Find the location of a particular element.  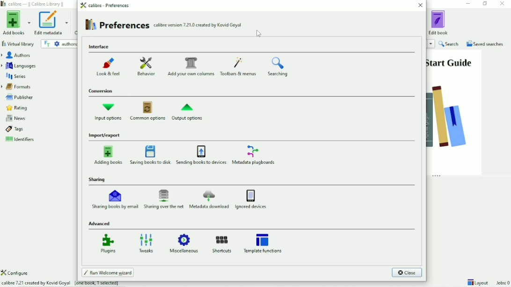

Input options is located at coordinates (109, 112).